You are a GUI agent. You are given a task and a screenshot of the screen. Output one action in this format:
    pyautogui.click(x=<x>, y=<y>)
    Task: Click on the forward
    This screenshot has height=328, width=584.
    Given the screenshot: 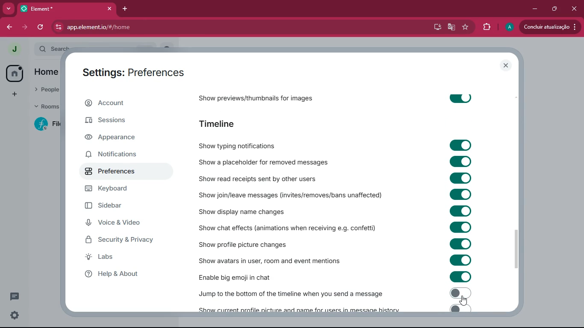 What is the action you would take?
    pyautogui.click(x=24, y=27)
    